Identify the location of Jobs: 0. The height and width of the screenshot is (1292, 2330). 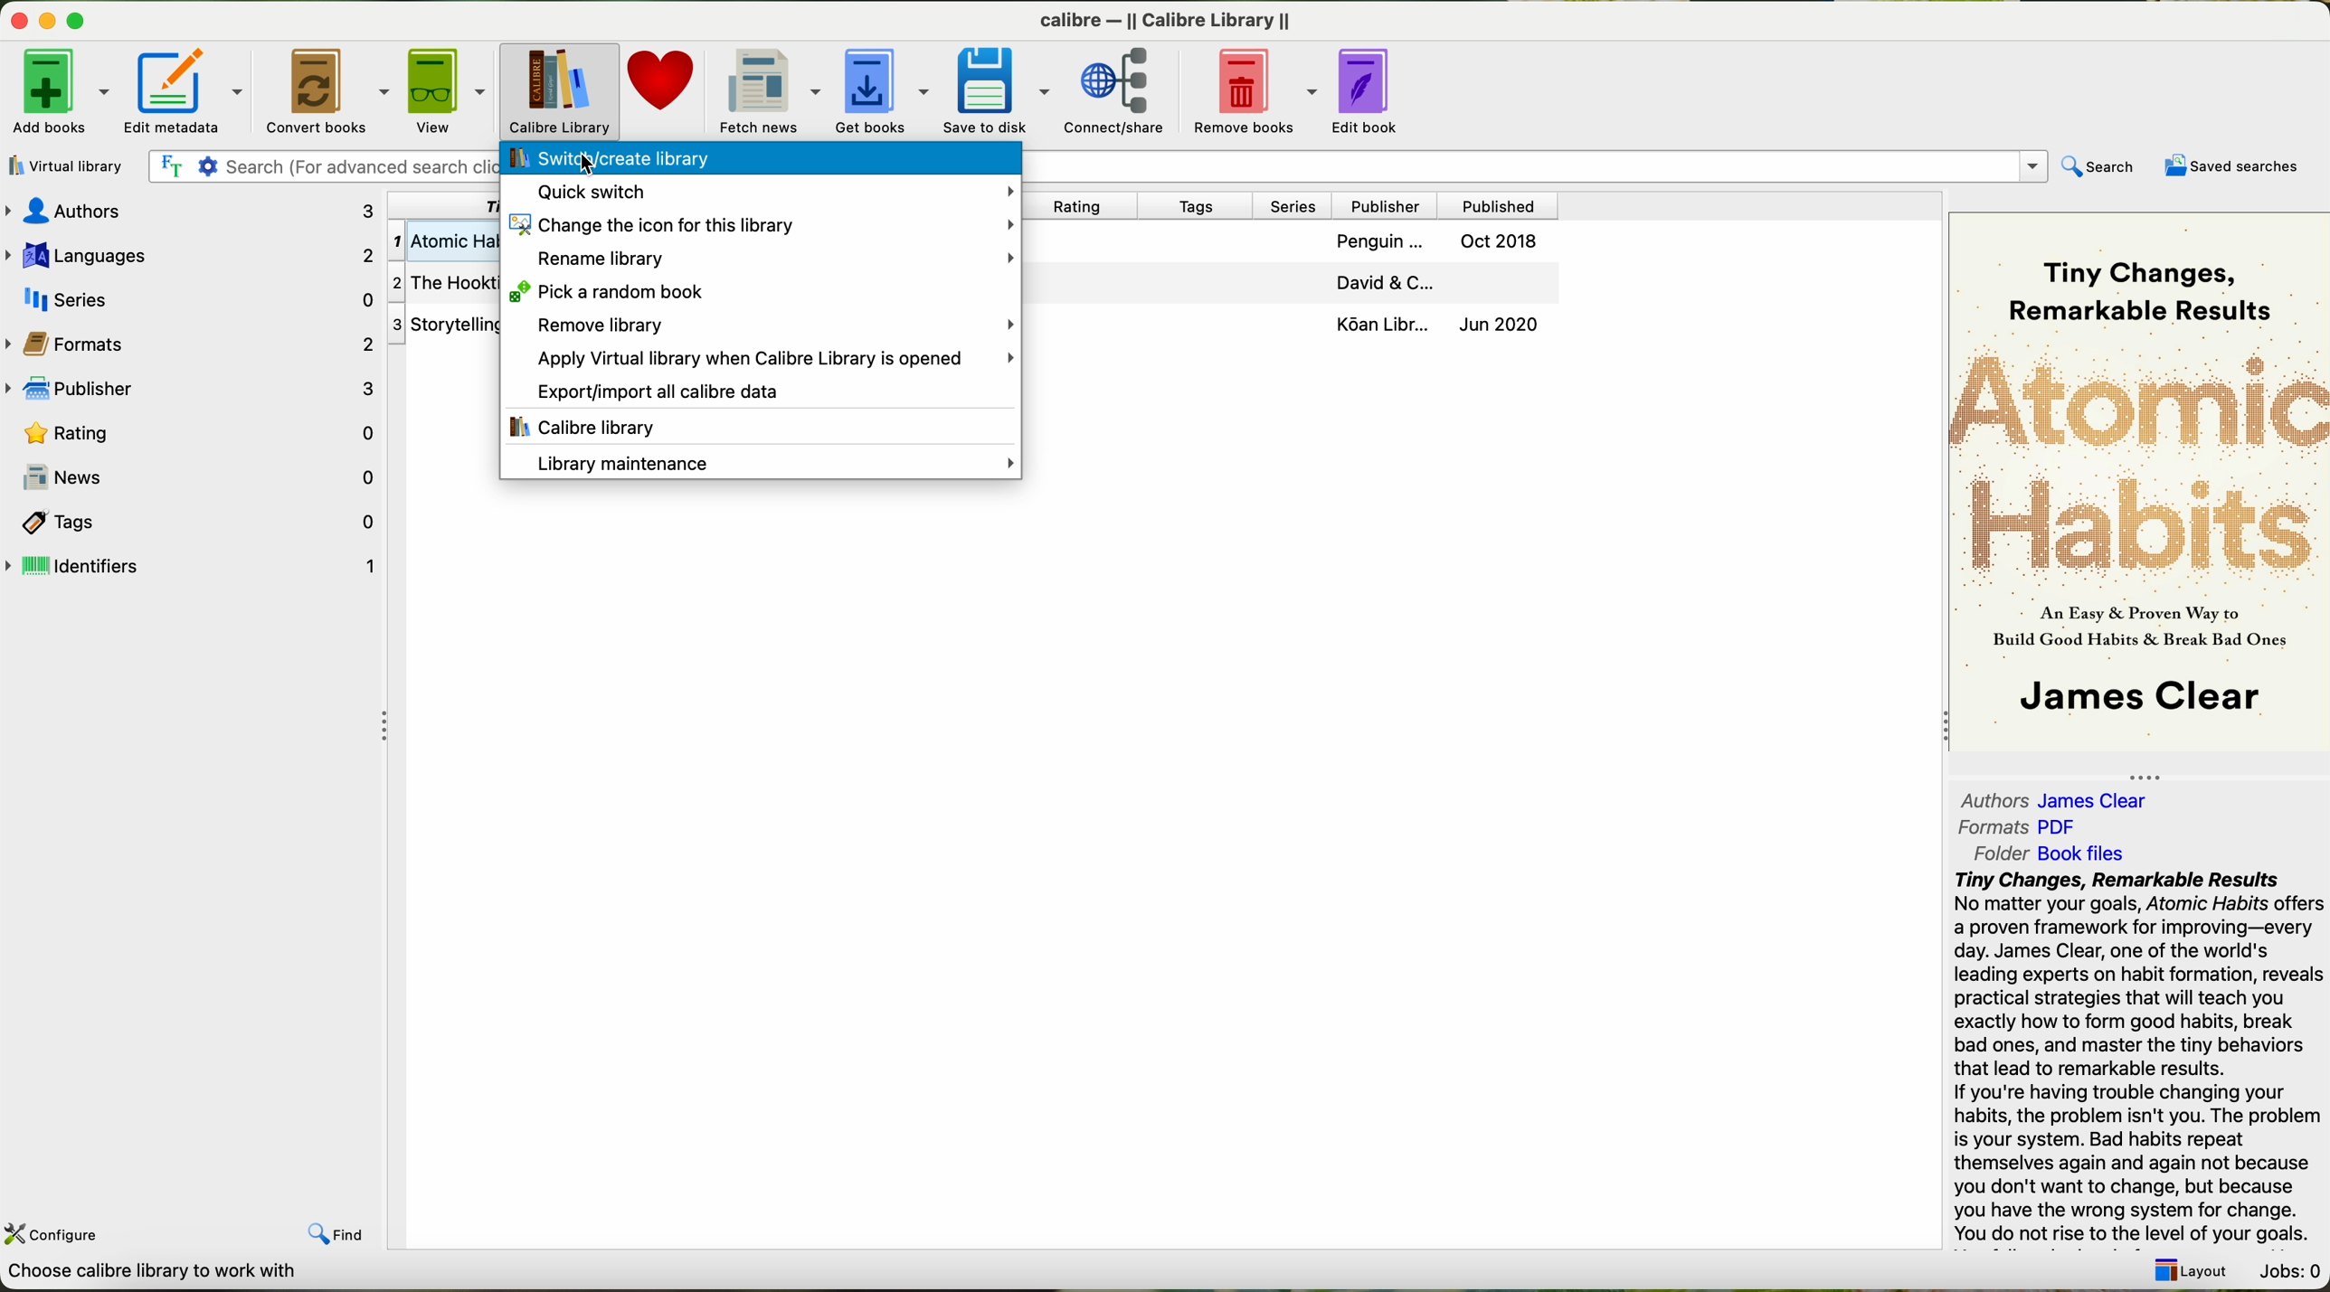
(2289, 1270).